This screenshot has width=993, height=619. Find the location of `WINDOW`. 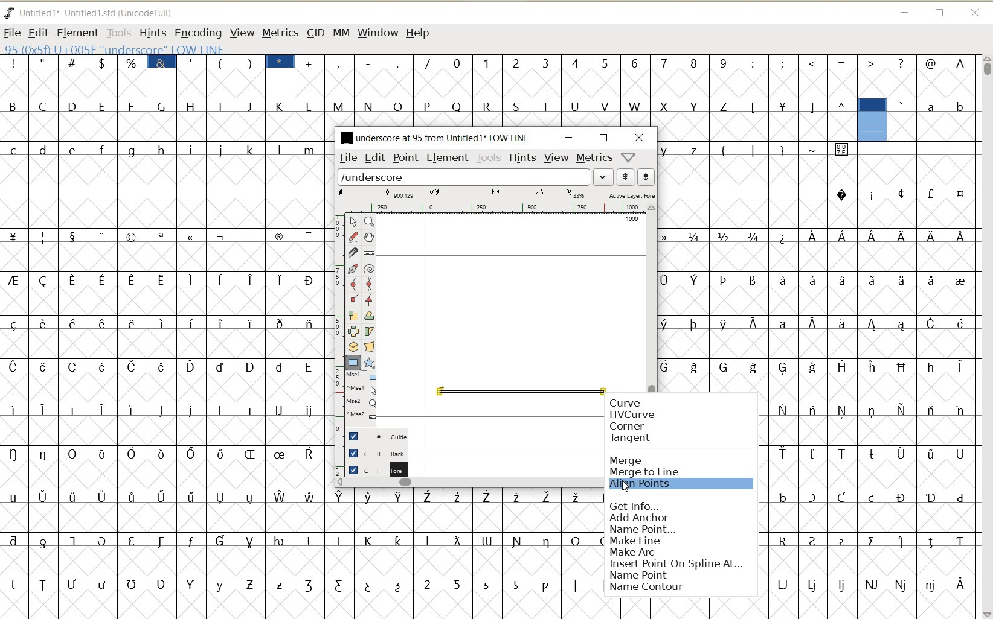

WINDOW is located at coordinates (378, 34).